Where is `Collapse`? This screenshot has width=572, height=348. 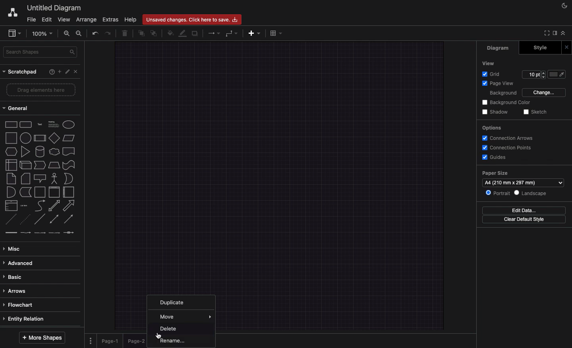 Collapse is located at coordinates (565, 34).